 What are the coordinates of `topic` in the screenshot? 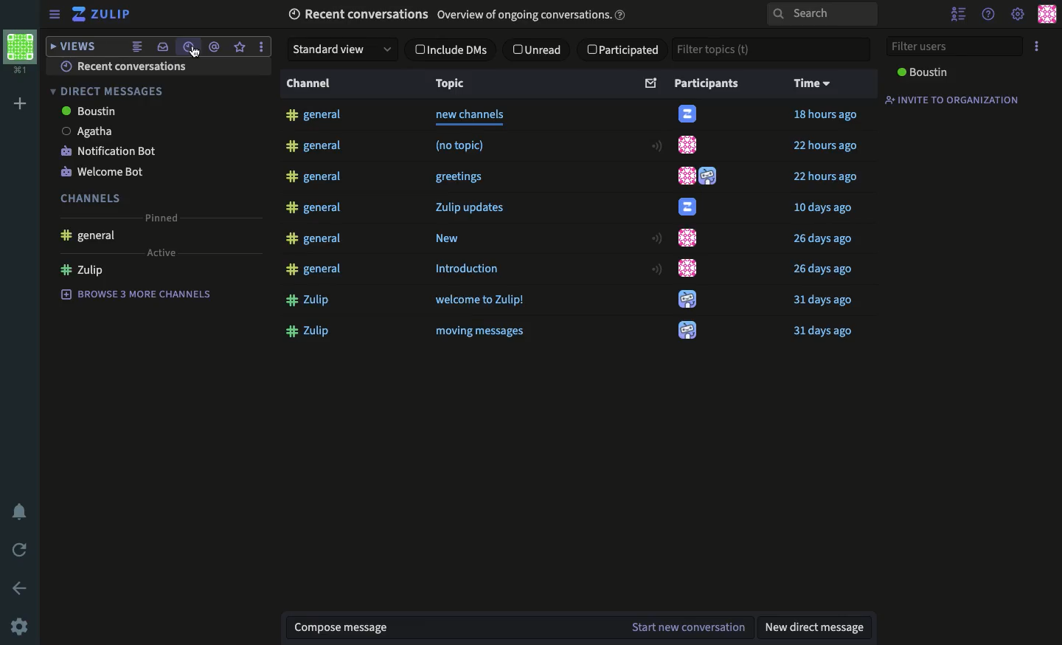 It's located at (473, 88).